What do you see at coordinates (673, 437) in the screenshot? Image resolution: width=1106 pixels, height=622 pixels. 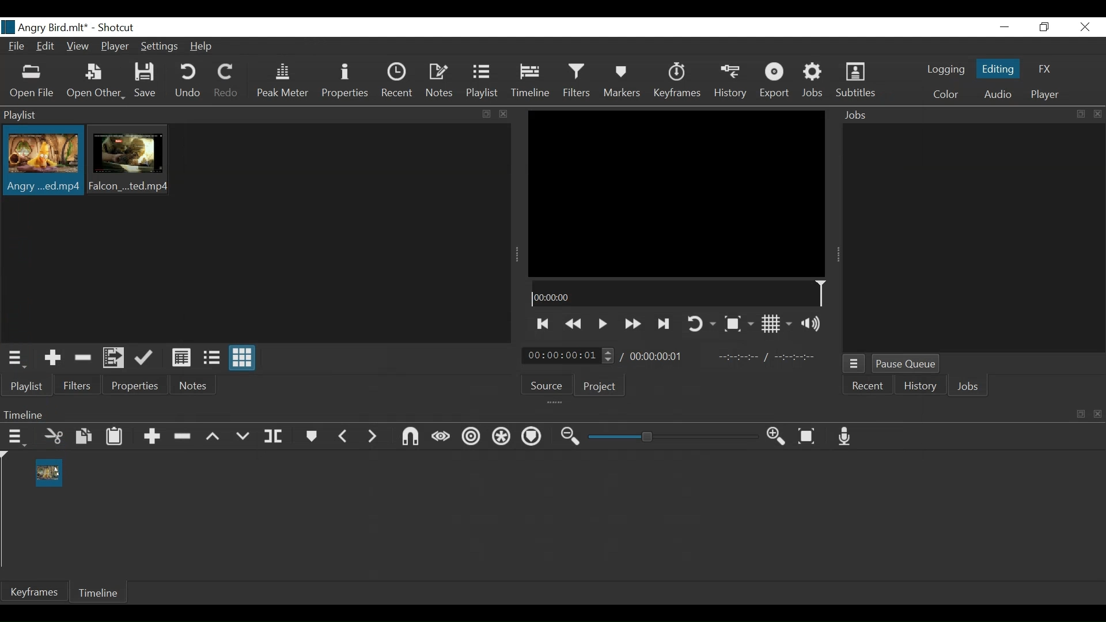 I see `Zoom slider` at bounding box center [673, 437].